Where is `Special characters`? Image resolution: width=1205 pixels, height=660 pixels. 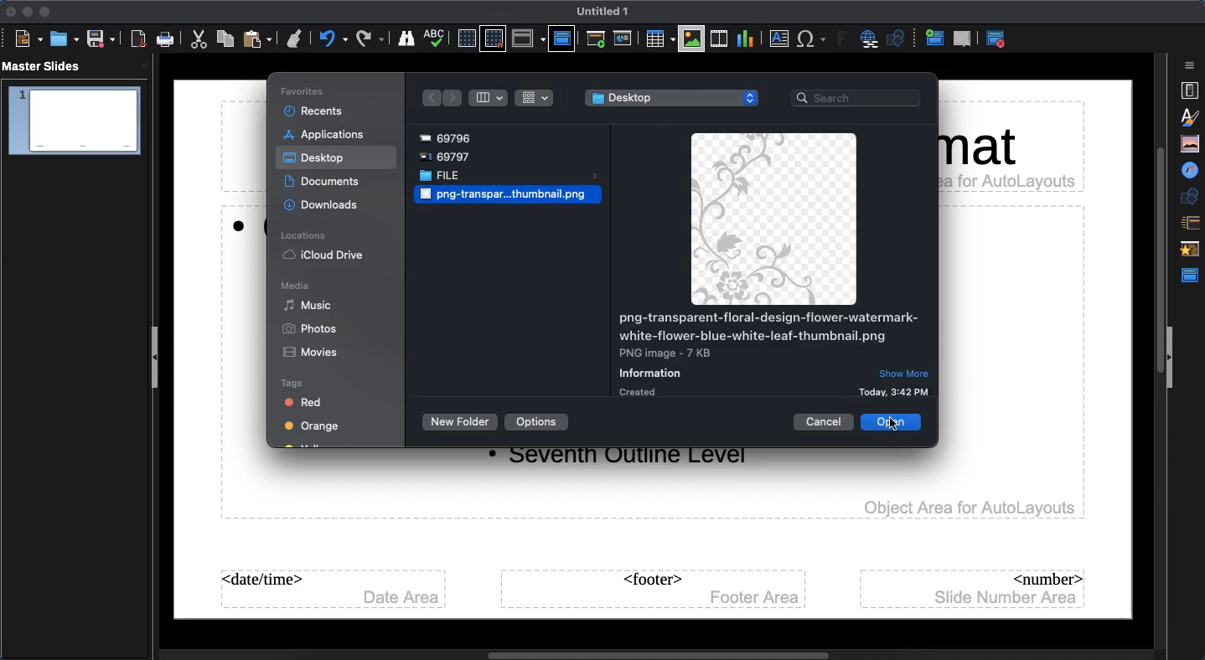
Special characters is located at coordinates (812, 39).